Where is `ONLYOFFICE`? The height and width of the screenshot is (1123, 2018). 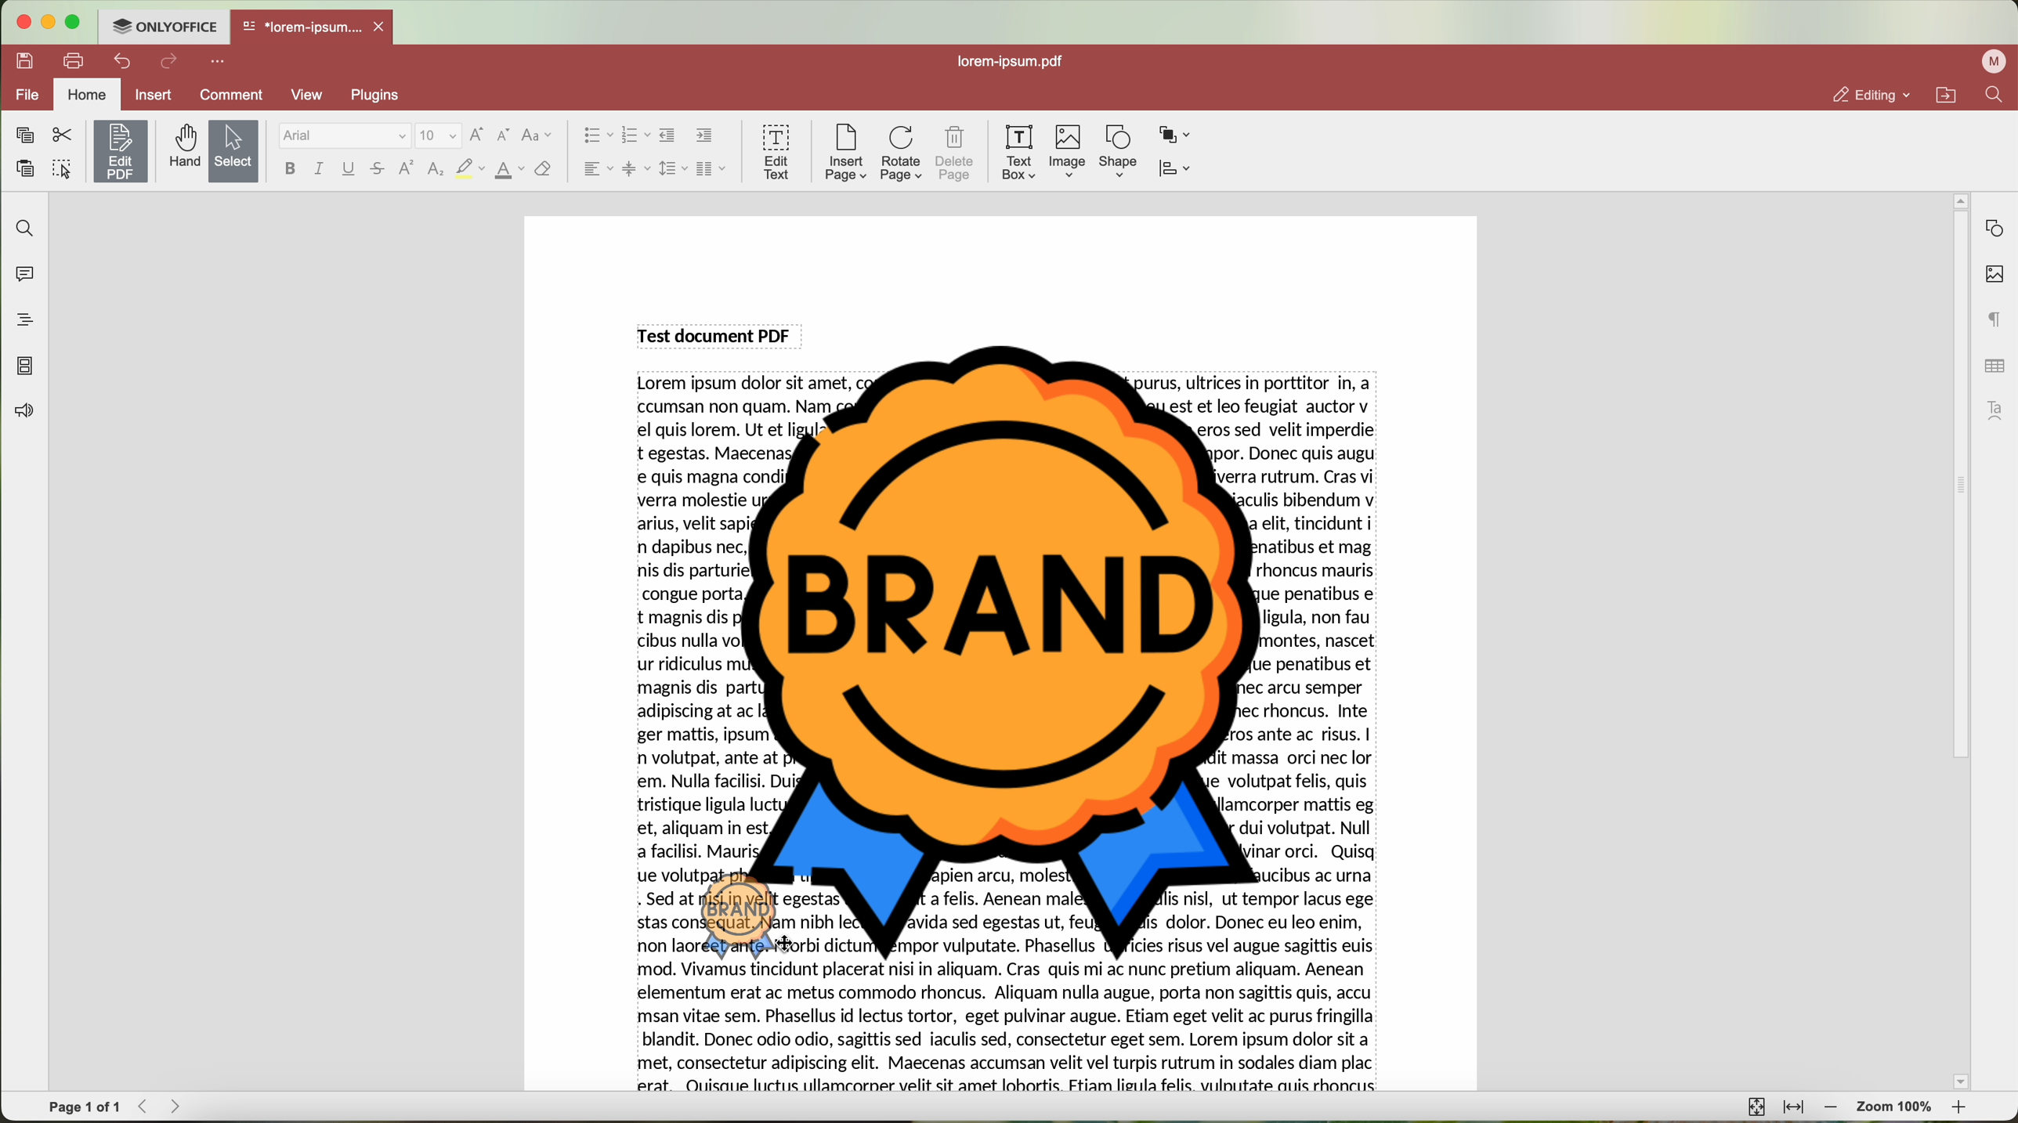 ONLYOFFICE is located at coordinates (163, 24).